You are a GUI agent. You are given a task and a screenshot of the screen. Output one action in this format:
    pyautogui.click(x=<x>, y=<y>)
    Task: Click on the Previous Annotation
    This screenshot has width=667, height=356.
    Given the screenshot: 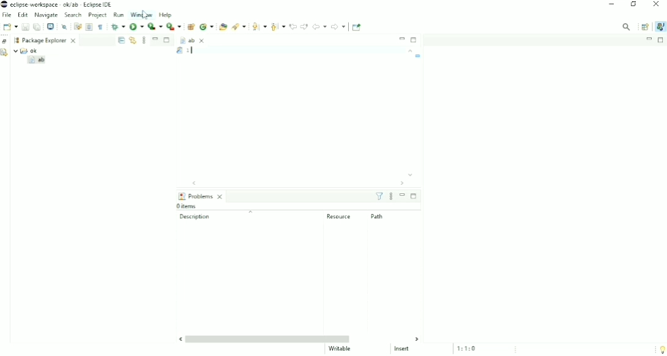 What is the action you would take?
    pyautogui.click(x=278, y=26)
    